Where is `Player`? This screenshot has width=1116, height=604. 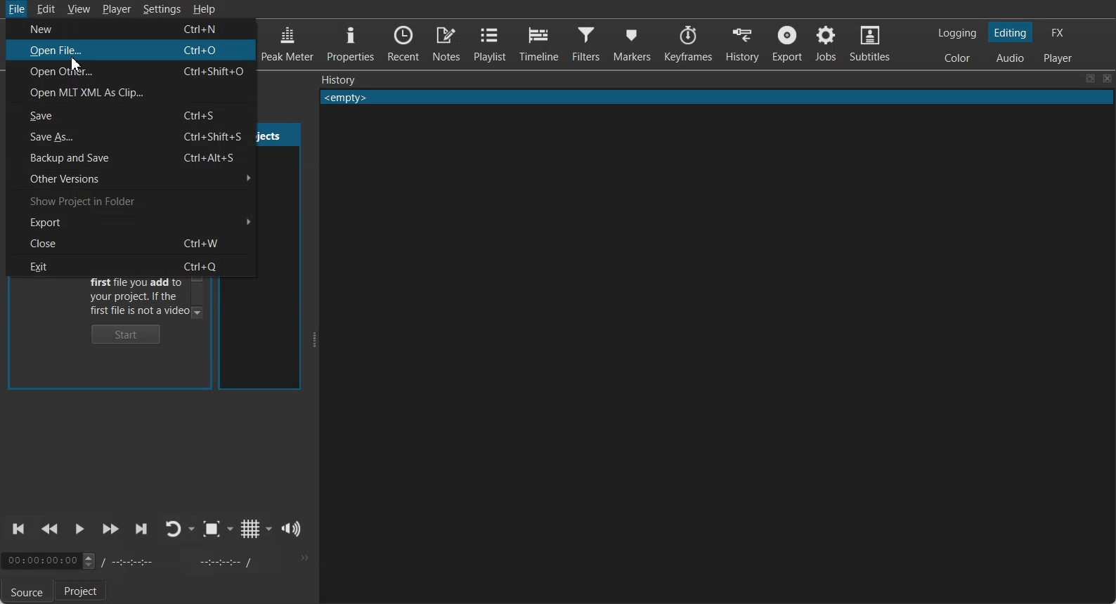 Player is located at coordinates (118, 10).